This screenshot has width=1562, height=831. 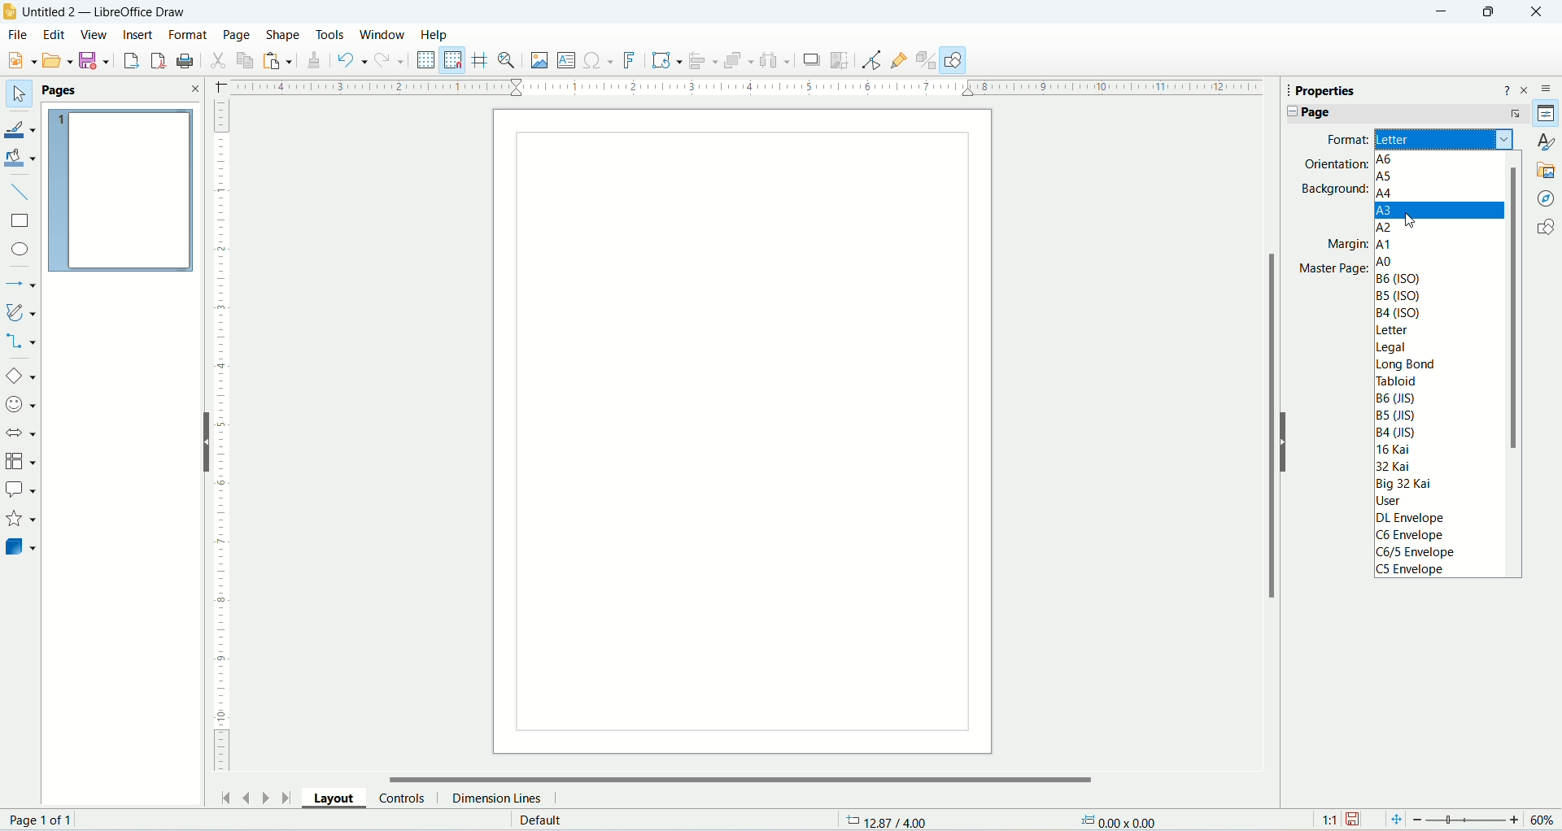 I want to click on minimize, so click(x=1446, y=11).